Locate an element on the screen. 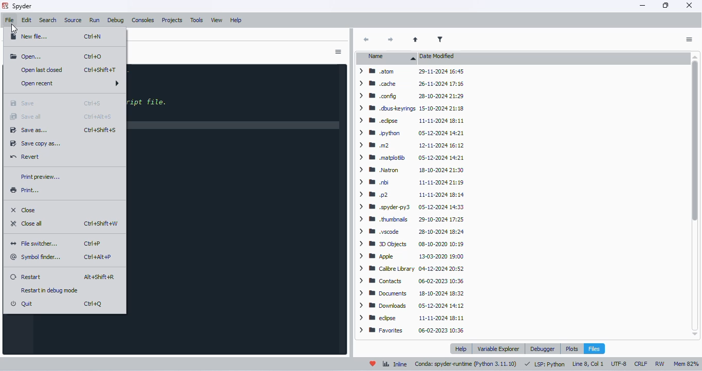  date modified is located at coordinates (438, 57).